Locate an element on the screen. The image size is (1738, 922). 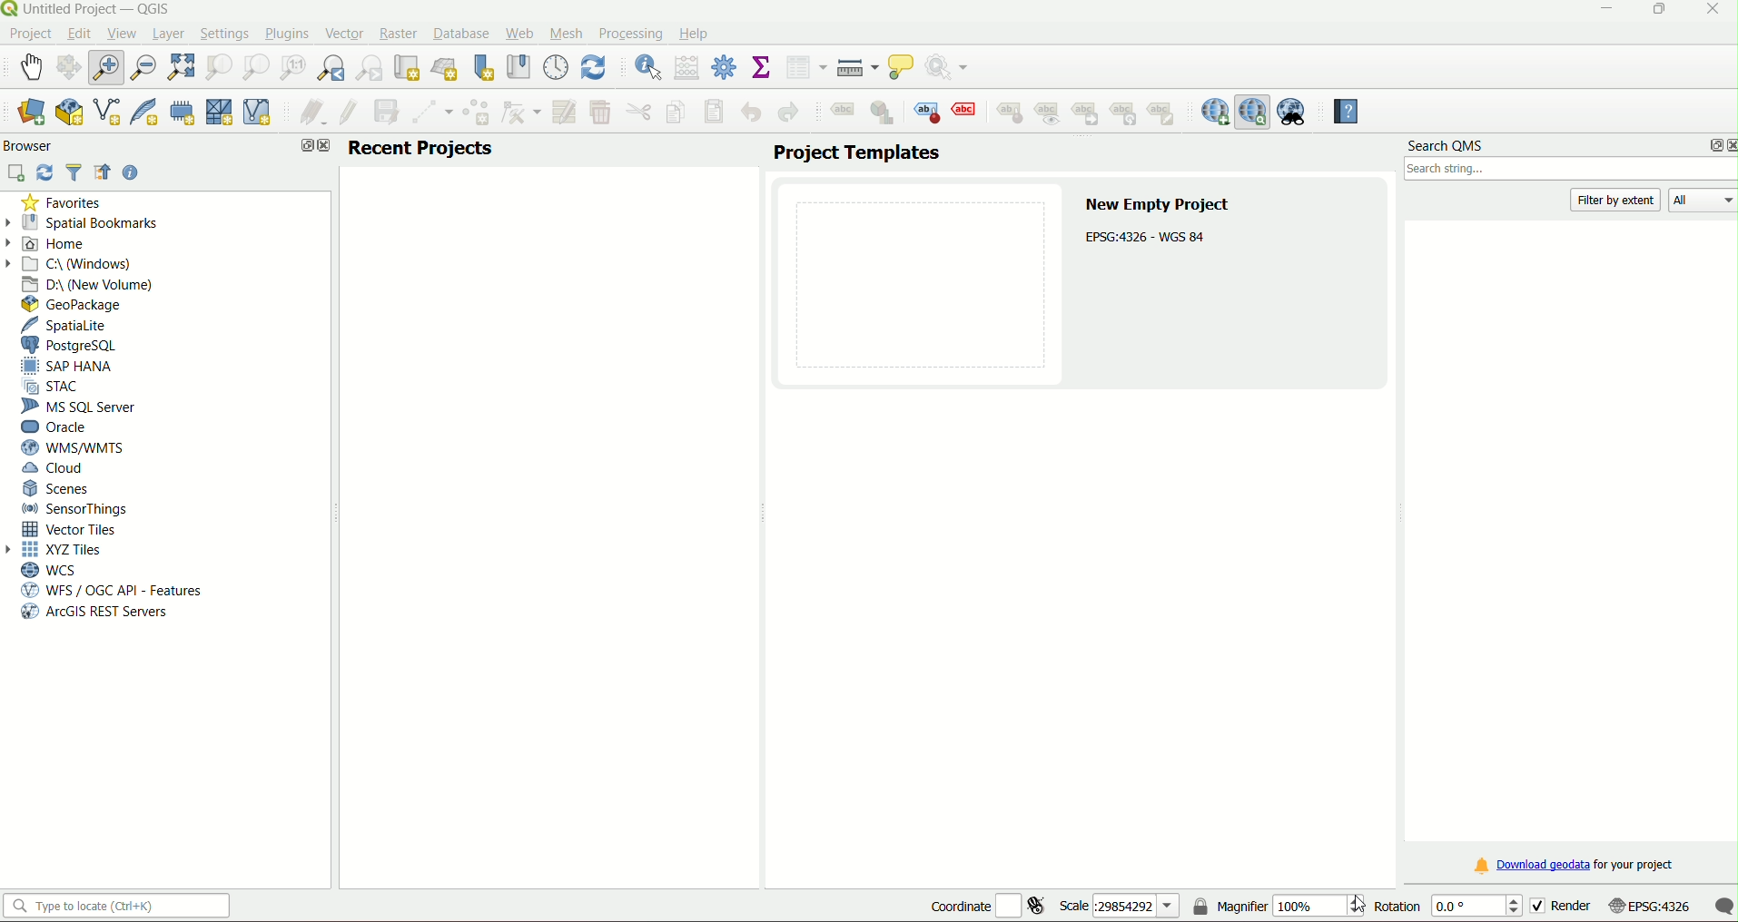
zoom in is located at coordinates (110, 66).